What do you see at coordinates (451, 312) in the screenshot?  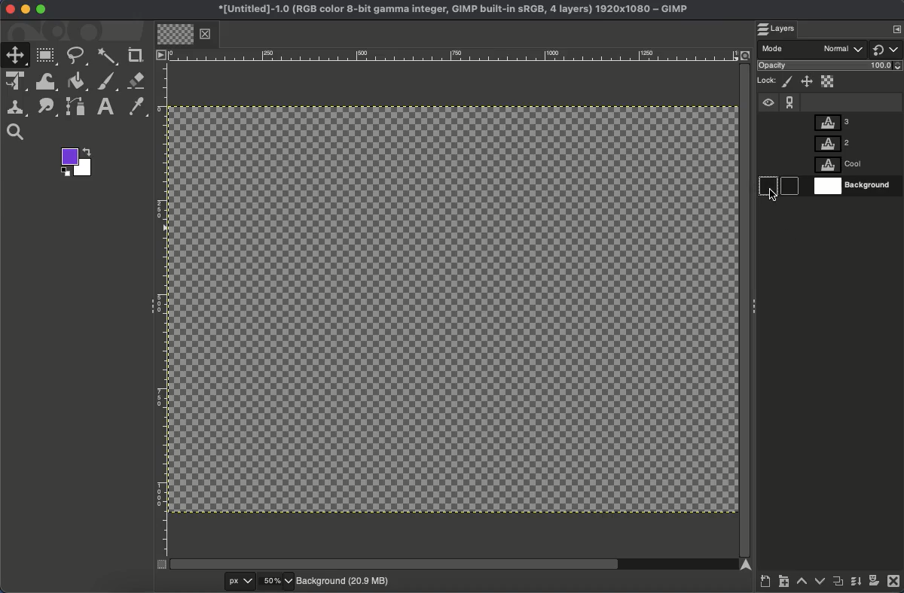 I see `No background` at bounding box center [451, 312].